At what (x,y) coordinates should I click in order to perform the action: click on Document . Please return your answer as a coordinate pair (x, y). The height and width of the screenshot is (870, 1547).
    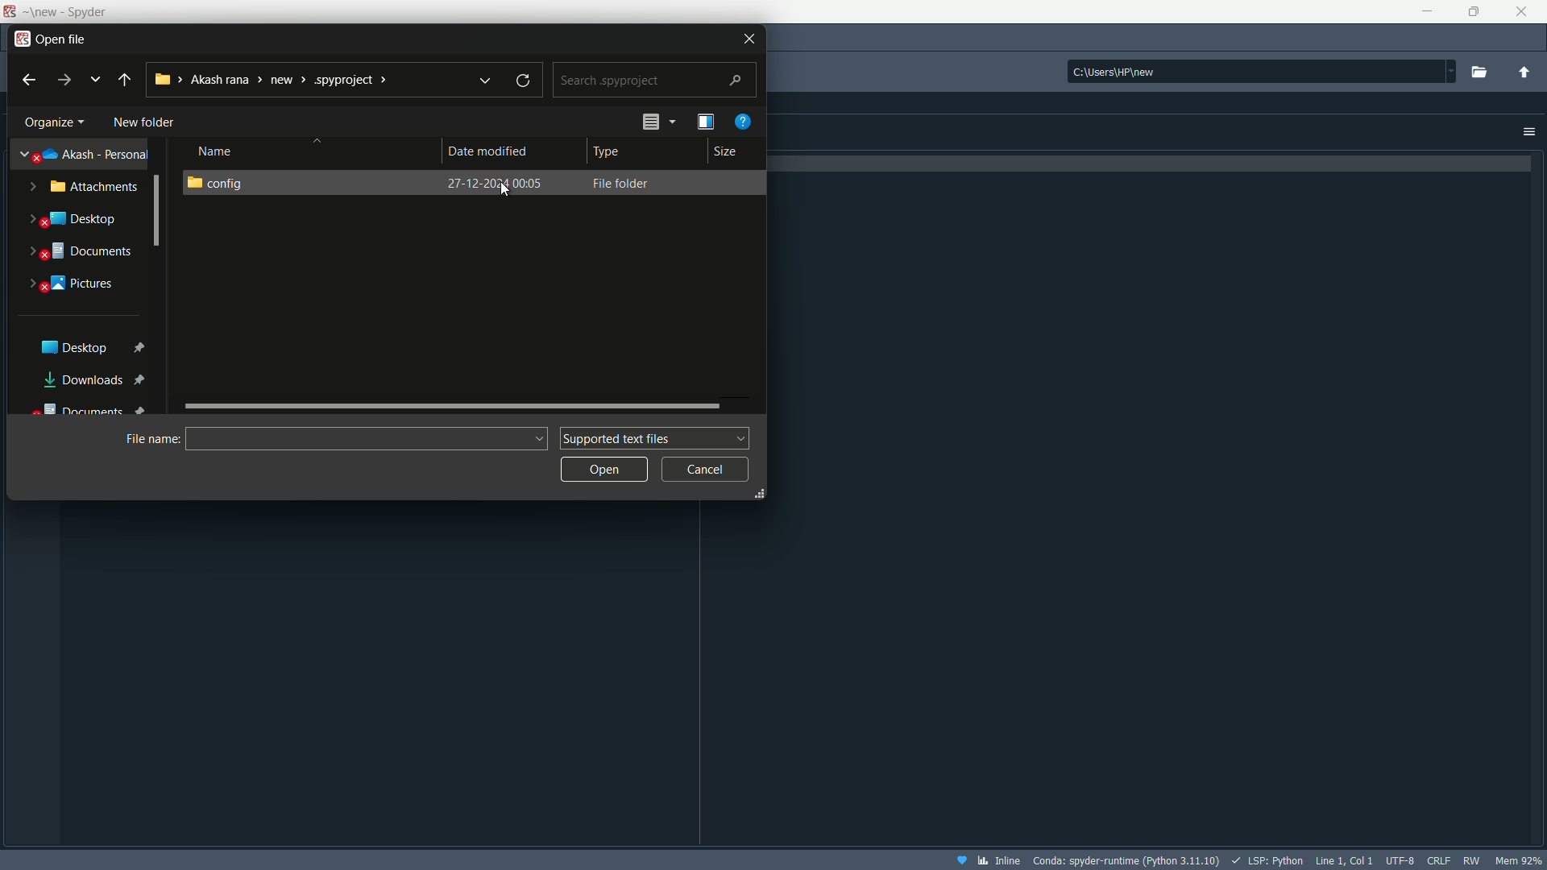
    Looking at the image, I should click on (86, 252).